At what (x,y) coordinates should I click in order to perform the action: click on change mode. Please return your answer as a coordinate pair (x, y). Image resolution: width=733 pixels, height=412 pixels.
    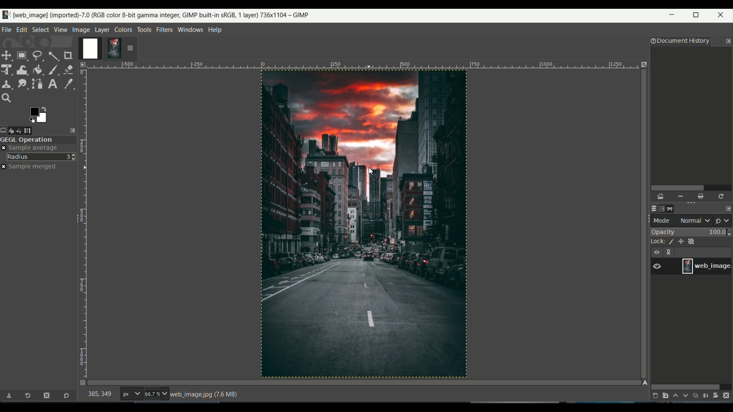
    Looking at the image, I should click on (723, 220).